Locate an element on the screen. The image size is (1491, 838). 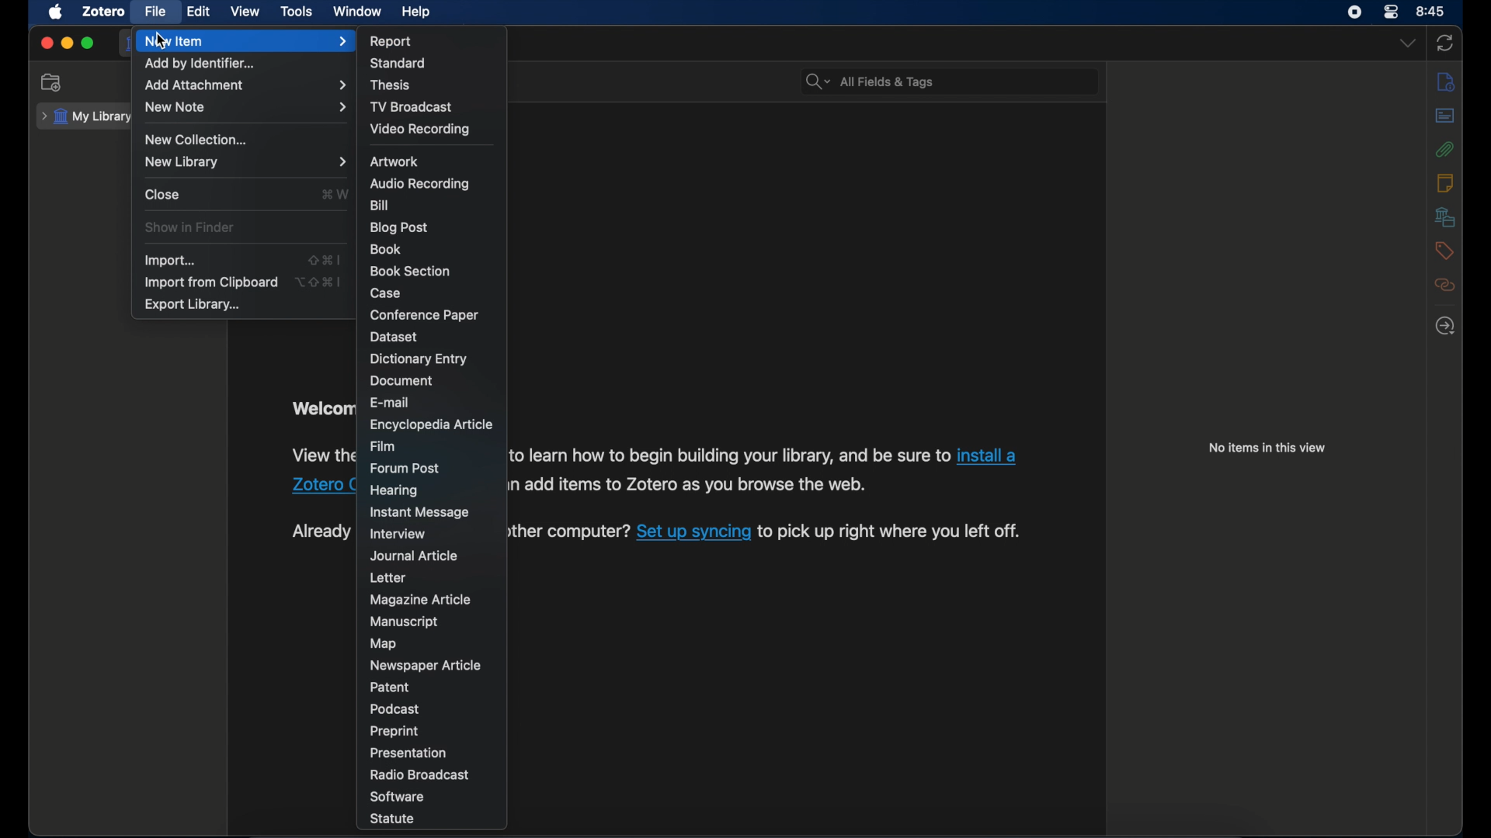
show in finder is located at coordinates (189, 227).